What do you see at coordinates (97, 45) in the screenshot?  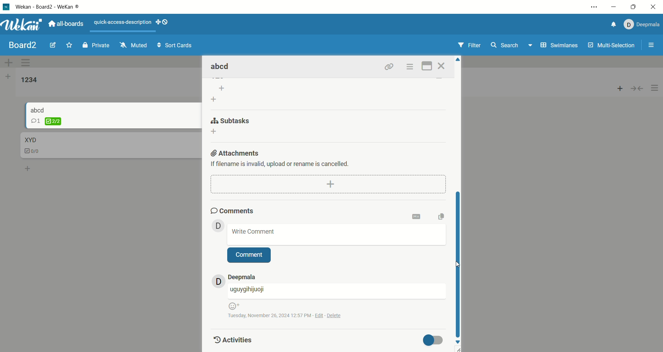 I see `private` at bounding box center [97, 45].